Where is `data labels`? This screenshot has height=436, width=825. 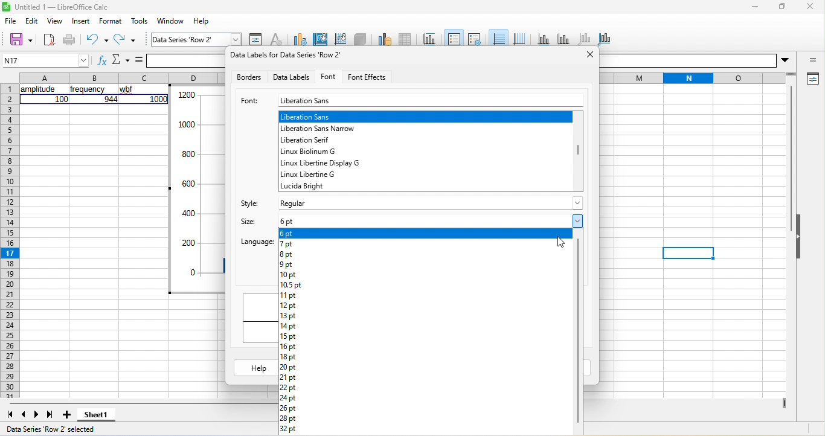 data labels is located at coordinates (290, 77).